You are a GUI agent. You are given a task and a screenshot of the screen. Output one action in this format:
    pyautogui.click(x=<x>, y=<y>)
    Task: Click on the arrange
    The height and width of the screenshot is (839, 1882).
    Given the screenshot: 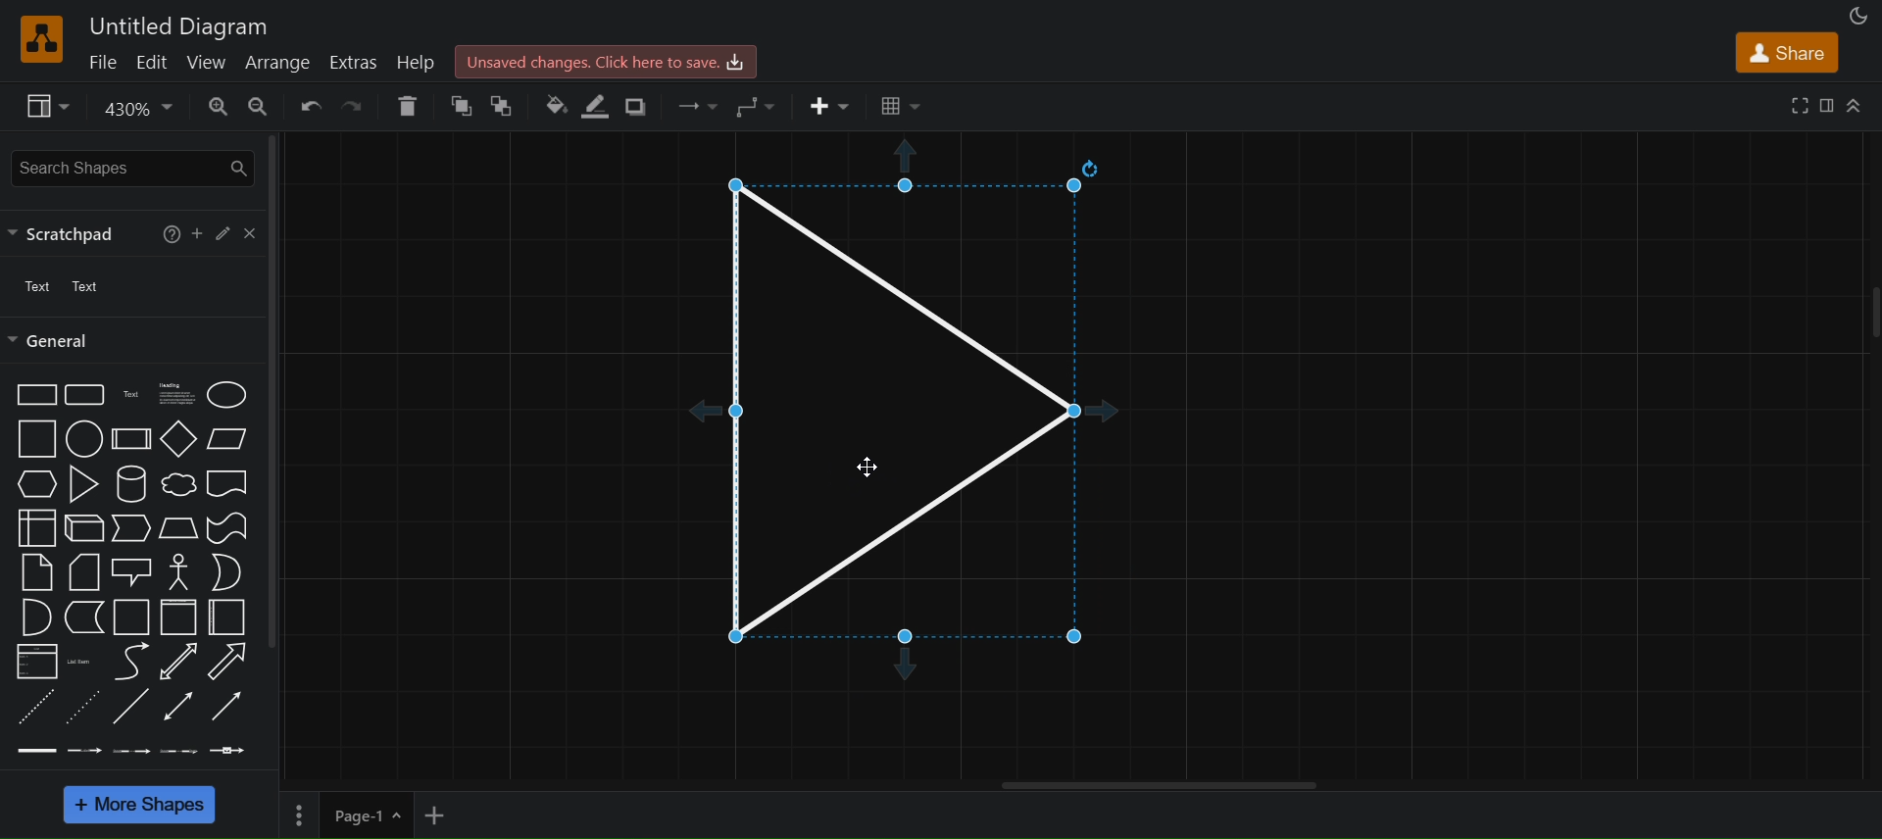 What is the action you would take?
    pyautogui.click(x=277, y=61)
    